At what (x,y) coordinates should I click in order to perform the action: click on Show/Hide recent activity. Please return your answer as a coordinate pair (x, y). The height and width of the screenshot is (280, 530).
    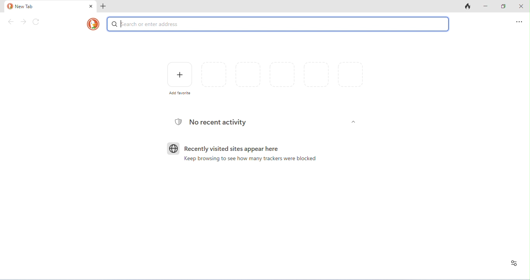
    Looking at the image, I should click on (353, 122).